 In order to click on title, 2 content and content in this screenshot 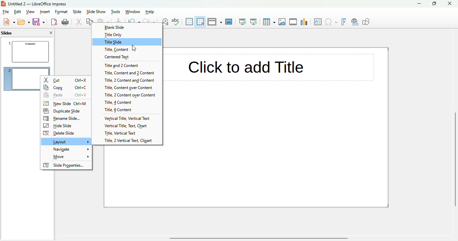, I will do `click(127, 80)`.